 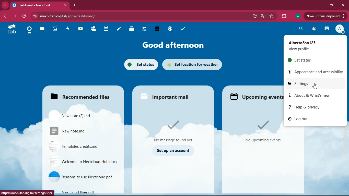 What do you see at coordinates (69, 30) in the screenshot?
I see `activity` at bounding box center [69, 30].